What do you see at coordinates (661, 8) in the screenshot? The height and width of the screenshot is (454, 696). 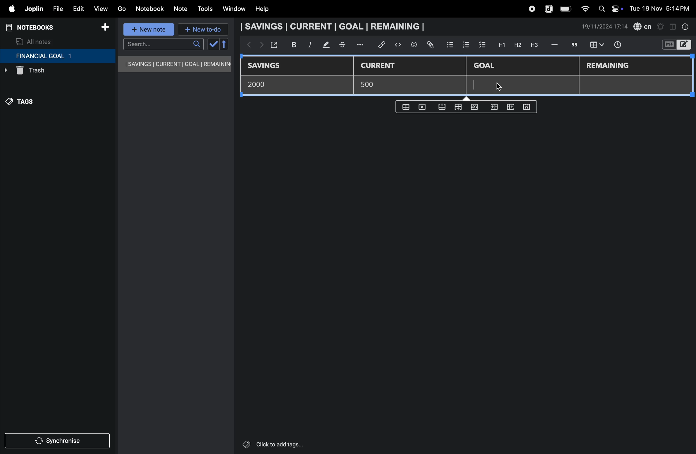 I see `date and time` at bounding box center [661, 8].